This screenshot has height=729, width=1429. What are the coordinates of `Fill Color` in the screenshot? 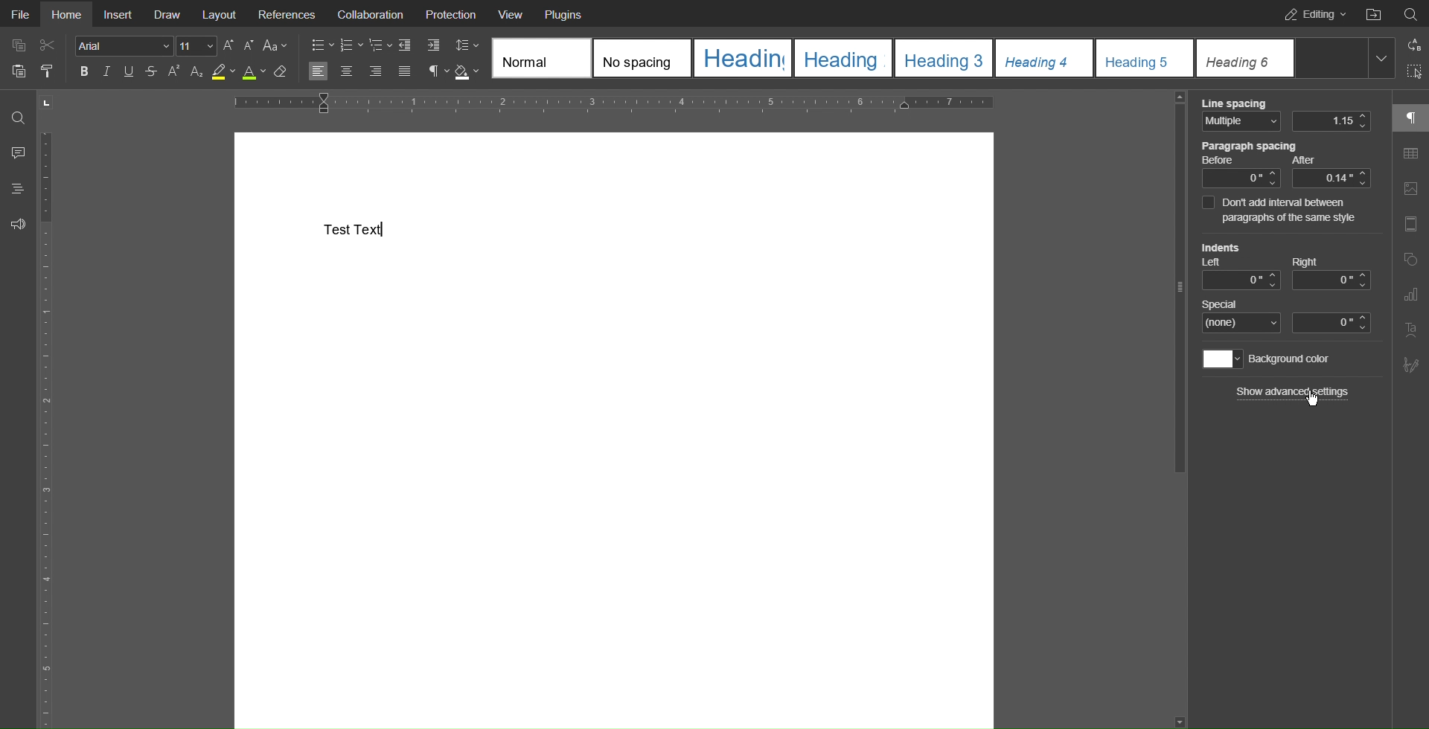 It's located at (467, 72).